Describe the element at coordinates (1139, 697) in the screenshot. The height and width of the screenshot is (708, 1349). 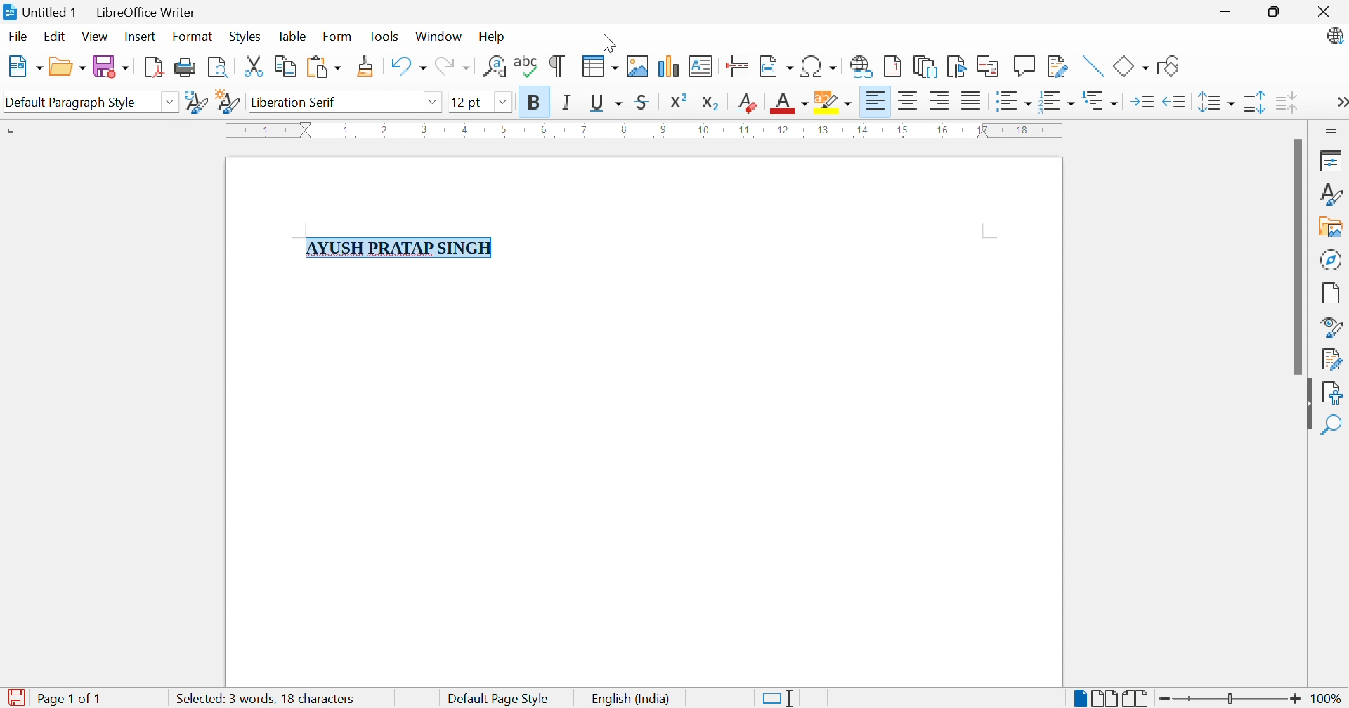
I see `Book View` at that location.